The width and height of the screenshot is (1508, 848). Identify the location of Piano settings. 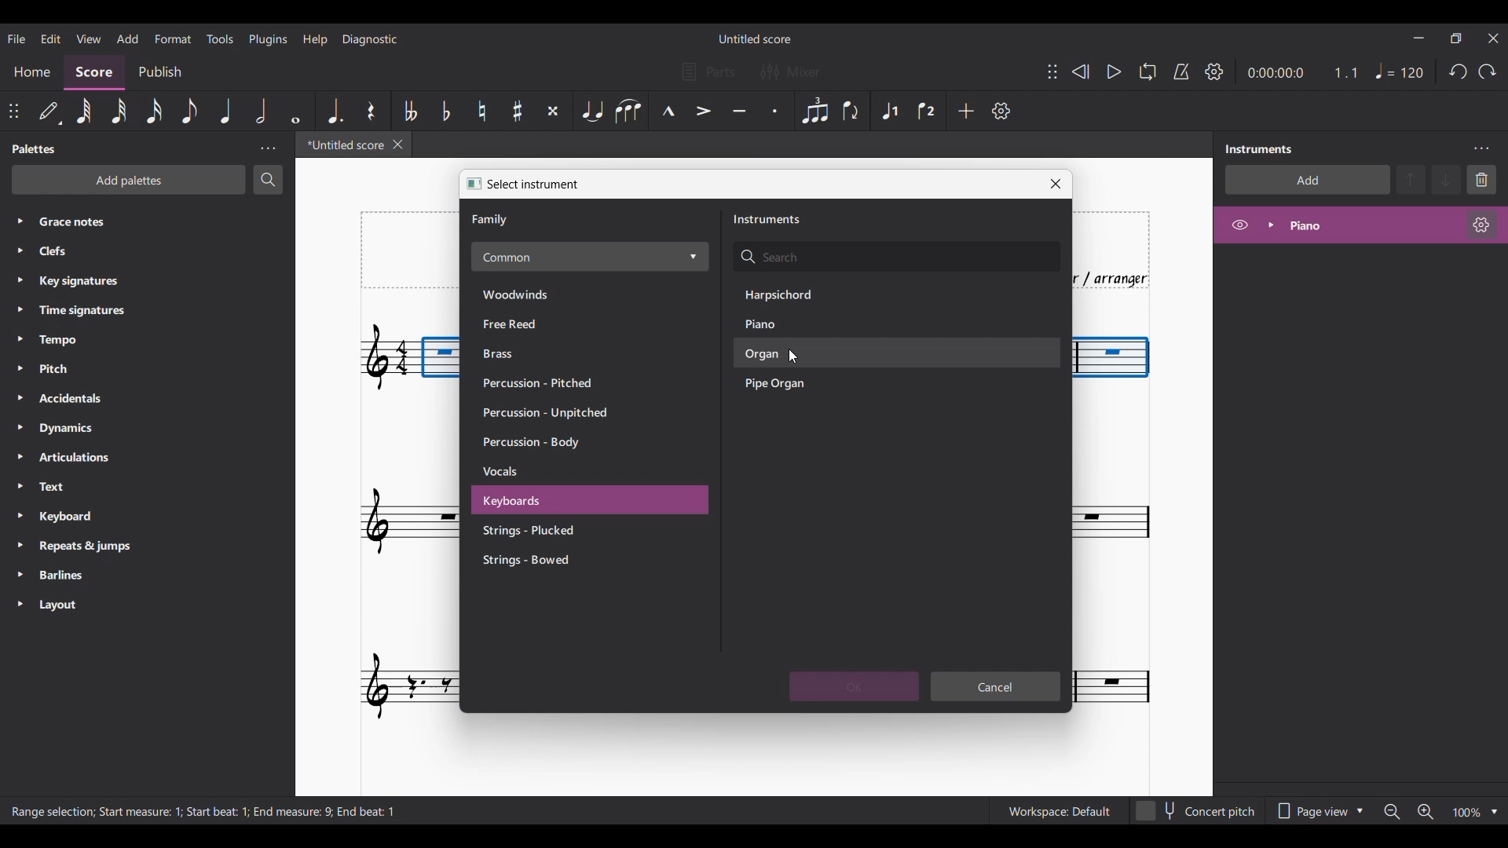
(1481, 225).